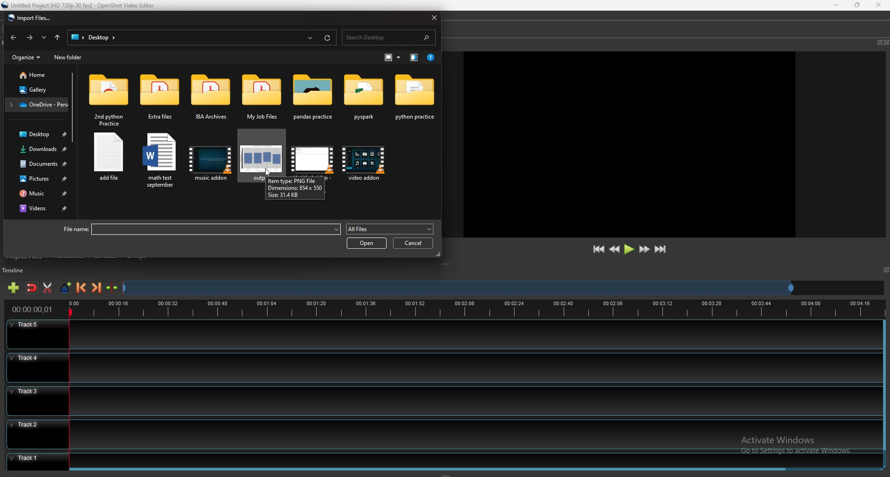 Image resolution: width=890 pixels, height=477 pixels. Describe the element at coordinates (441, 433) in the screenshot. I see `track 2` at that location.